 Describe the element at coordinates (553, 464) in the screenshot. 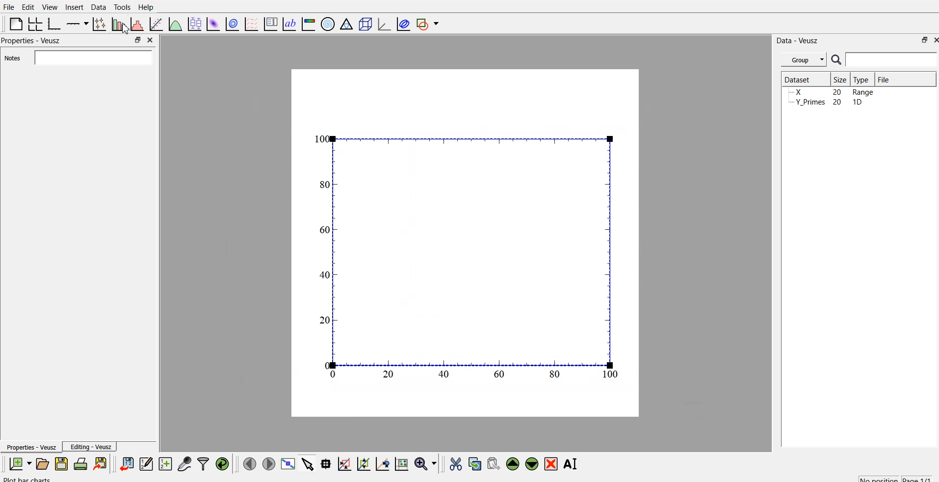

I see `remove the selected widget` at that location.